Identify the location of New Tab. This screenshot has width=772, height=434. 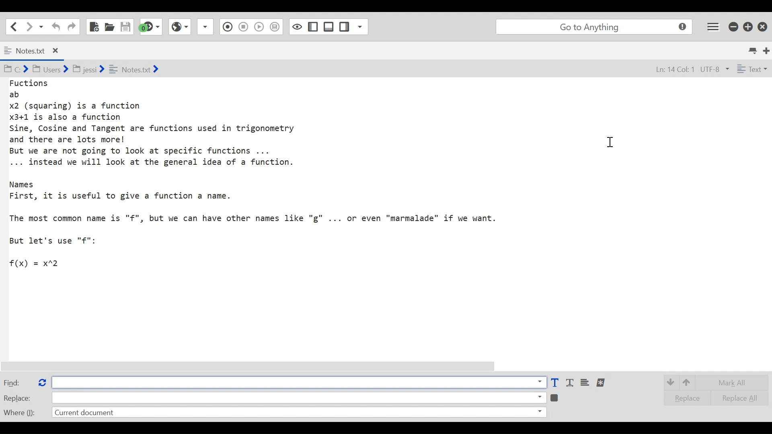
(767, 50).